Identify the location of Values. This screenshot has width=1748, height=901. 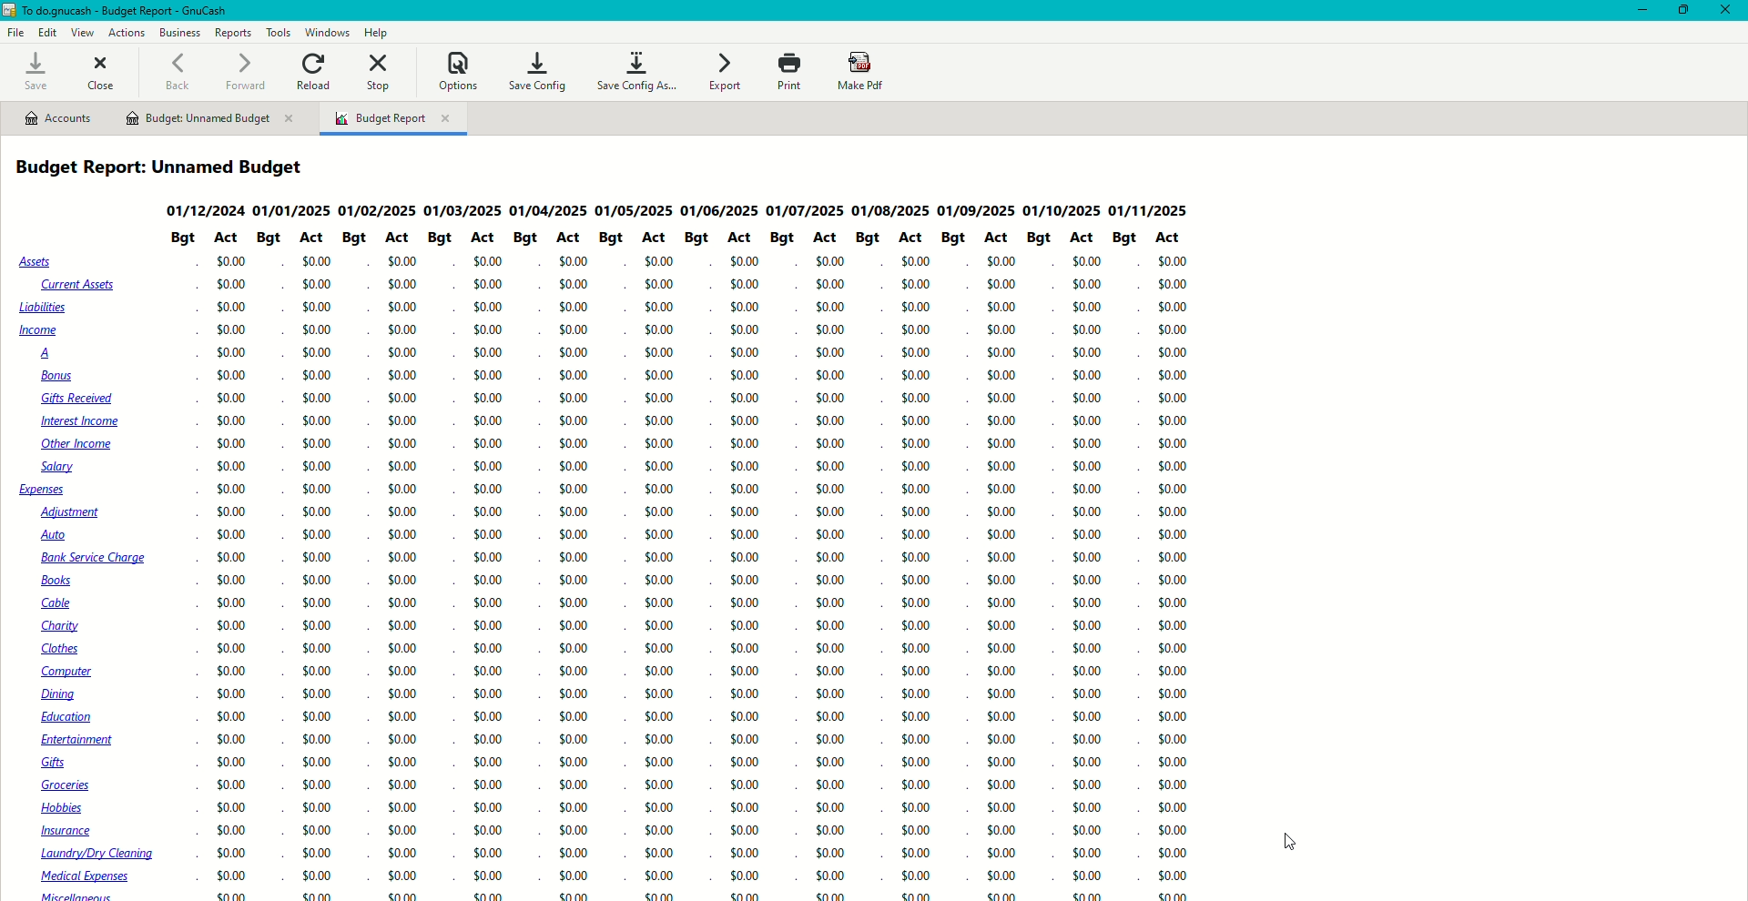
(702, 578).